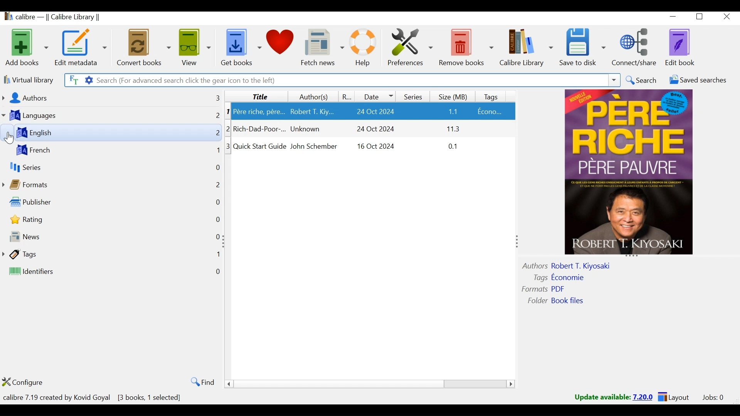  Describe the element at coordinates (323, 47) in the screenshot. I see `Fetch news` at that location.